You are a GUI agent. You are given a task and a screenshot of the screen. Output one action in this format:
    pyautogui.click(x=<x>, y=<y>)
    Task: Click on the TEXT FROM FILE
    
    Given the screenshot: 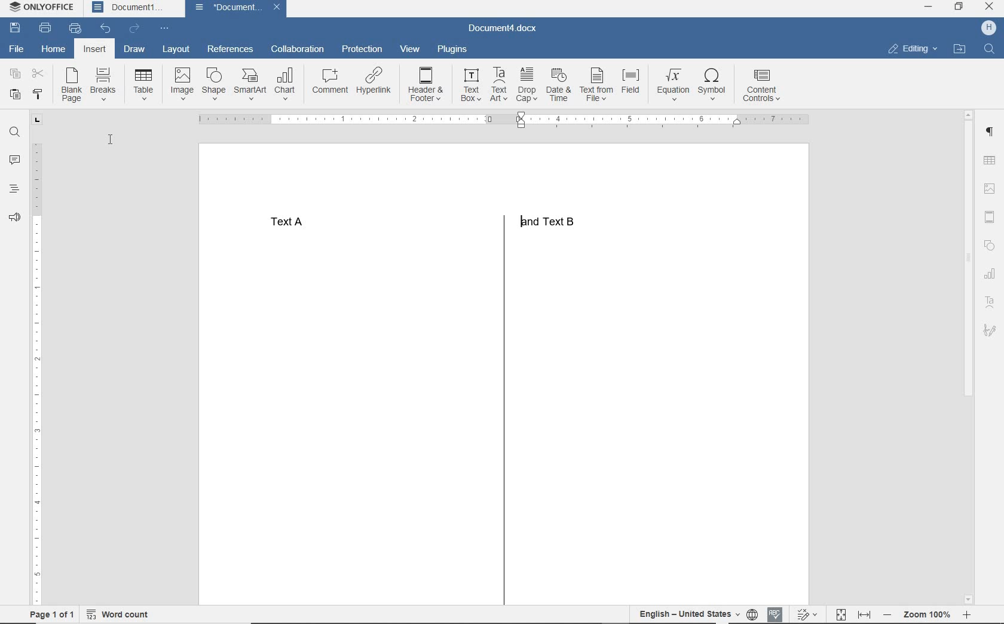 What is the action you would take?
    pyautogui.click(x=596, y=88)
    